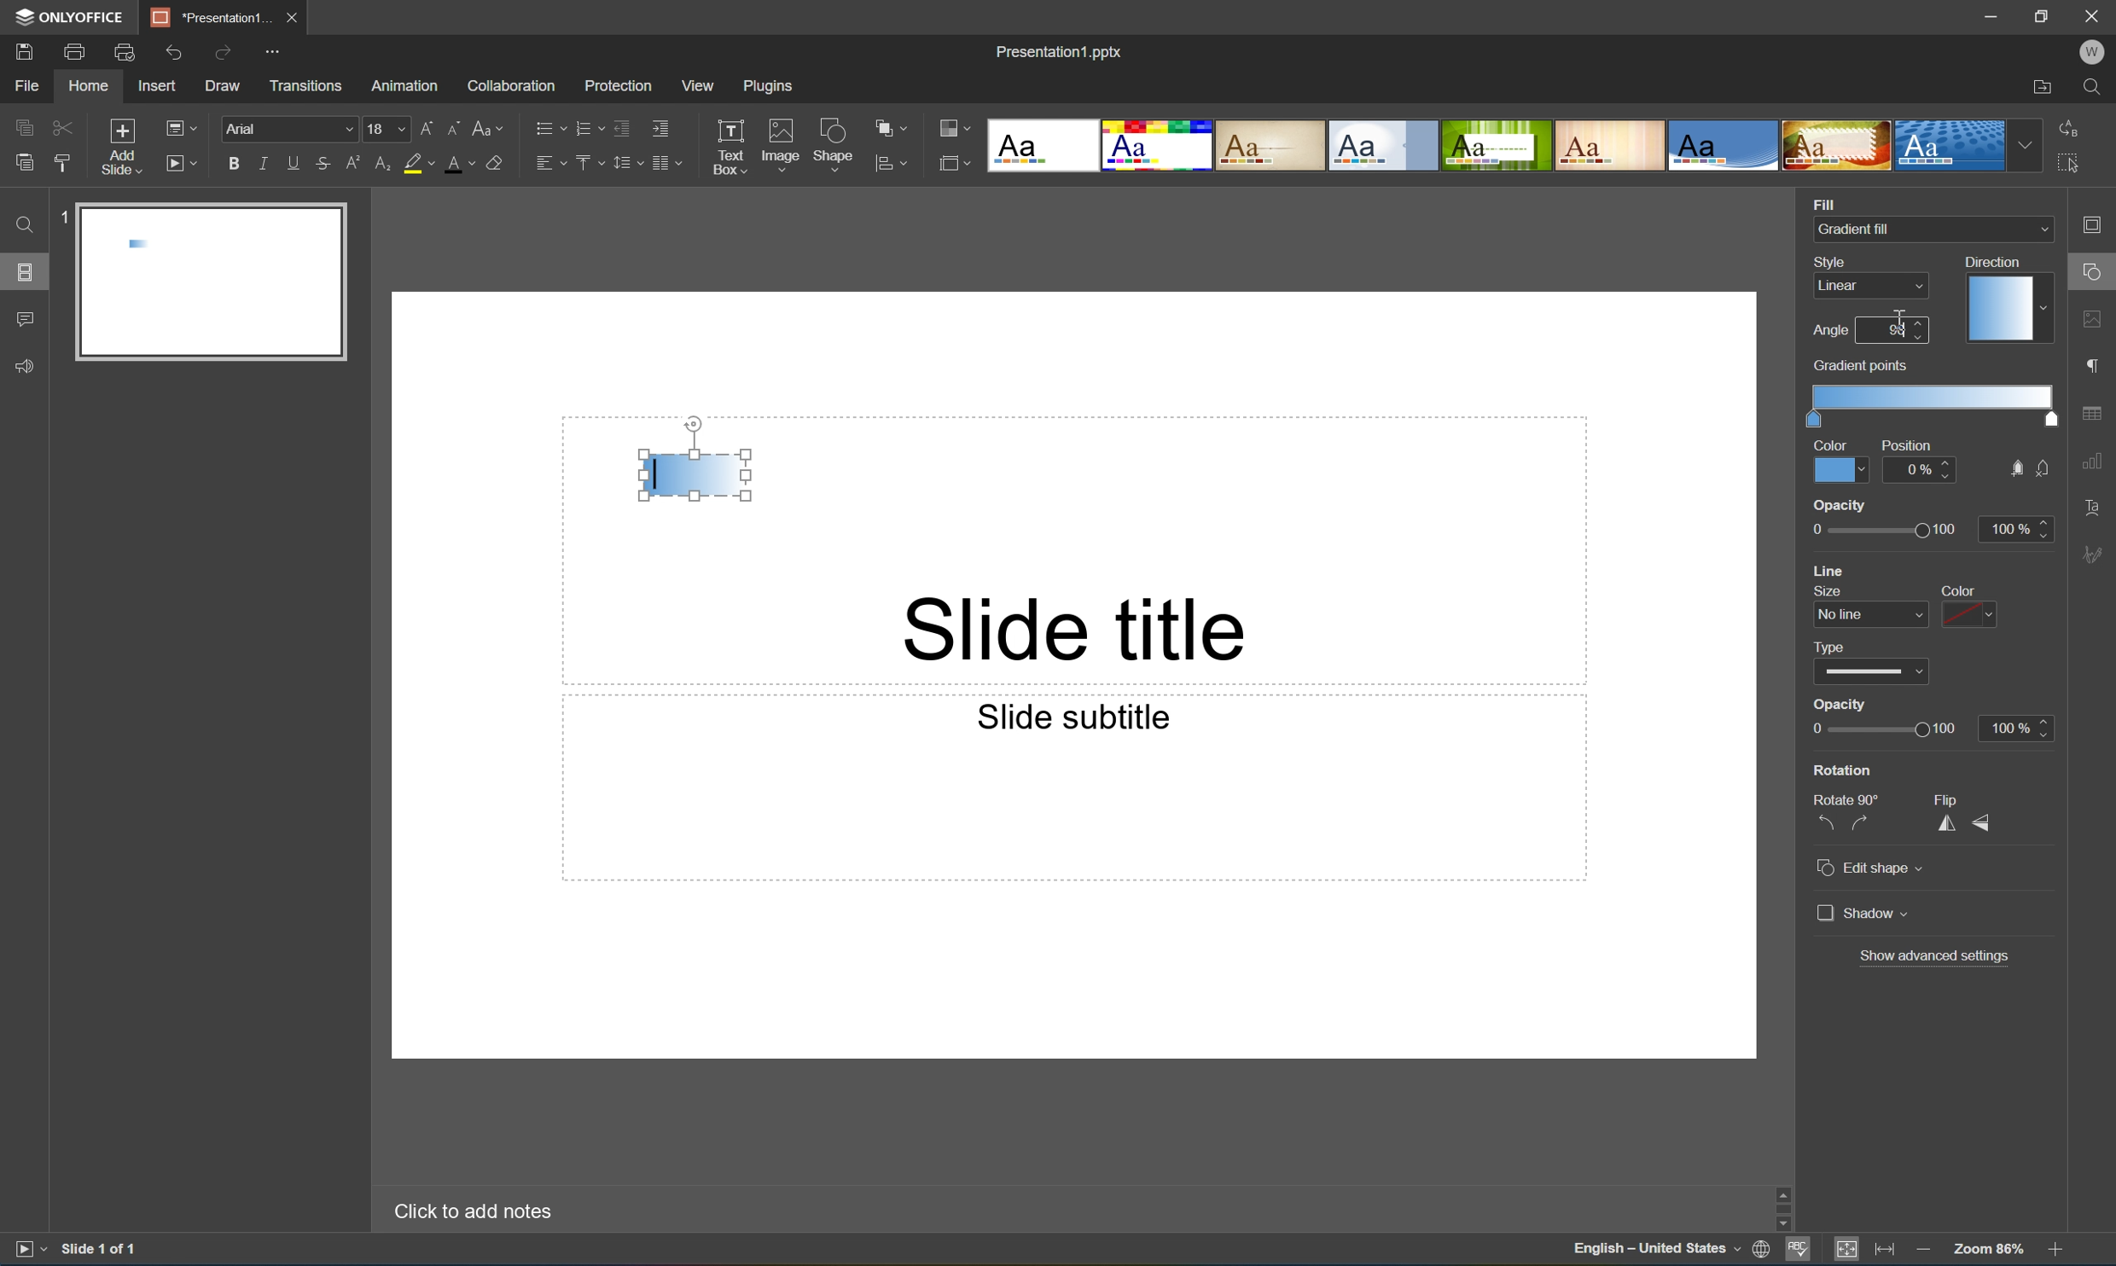 This screenshot has height=1266, width=2116. What do you see at coordinates (1824, 590) in the screenshot?
I see `size` at bounding box center [1824, 590].